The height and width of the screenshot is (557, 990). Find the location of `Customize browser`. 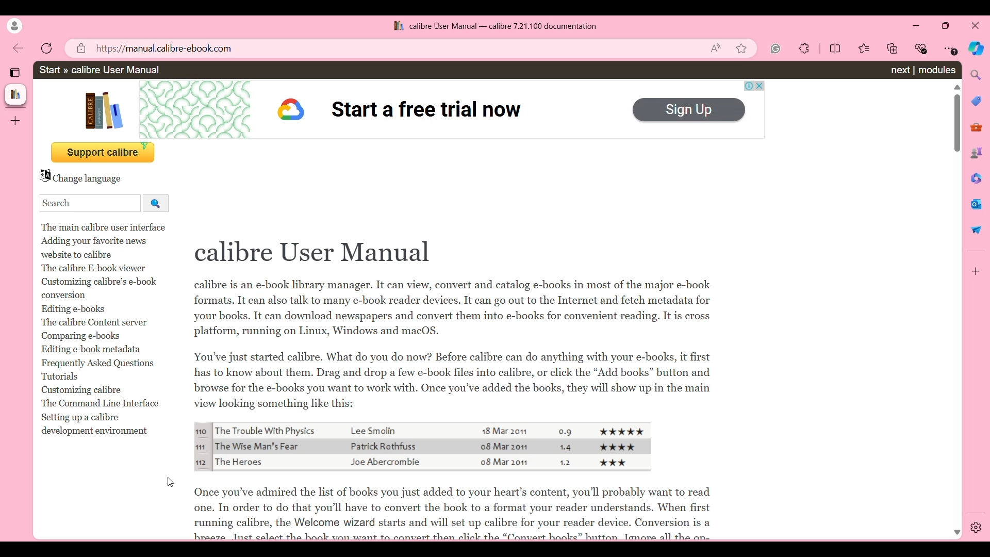

Customize browser is located at coordinates (976, 271).